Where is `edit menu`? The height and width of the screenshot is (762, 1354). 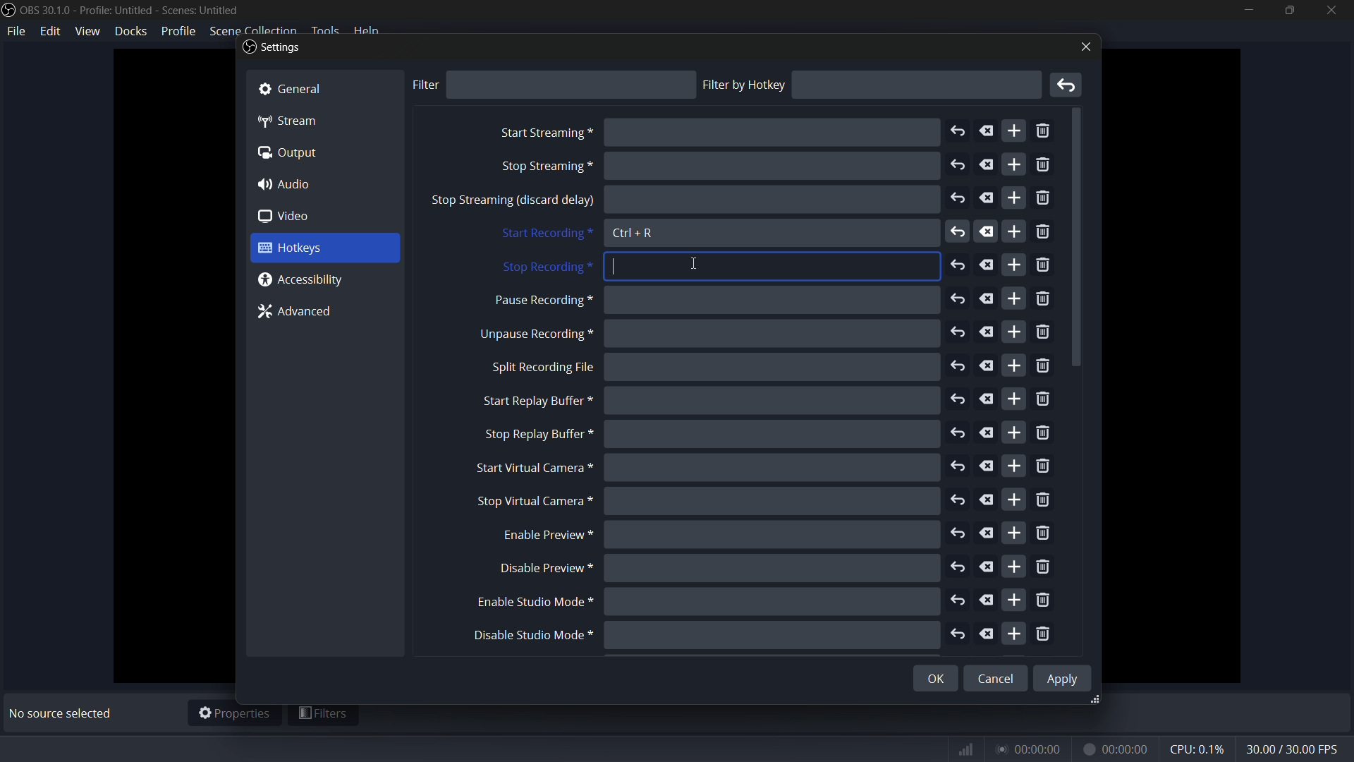
edit menu is located at coordinates (52, 30).